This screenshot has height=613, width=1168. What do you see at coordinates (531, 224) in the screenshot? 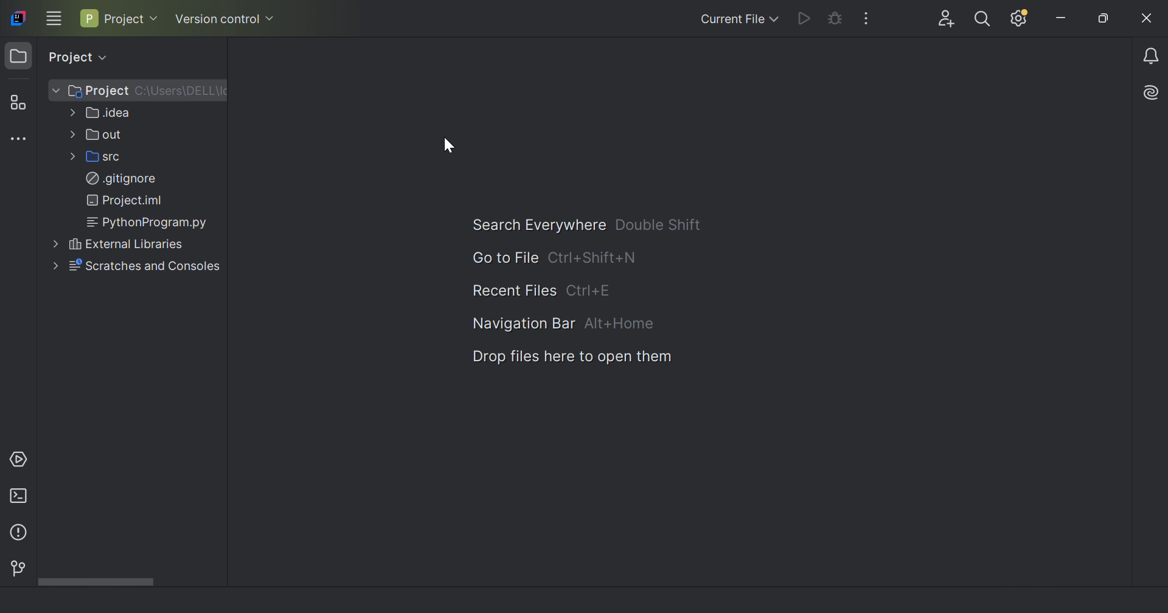
I see `Search everywhere` at bounding box center [531, 224].